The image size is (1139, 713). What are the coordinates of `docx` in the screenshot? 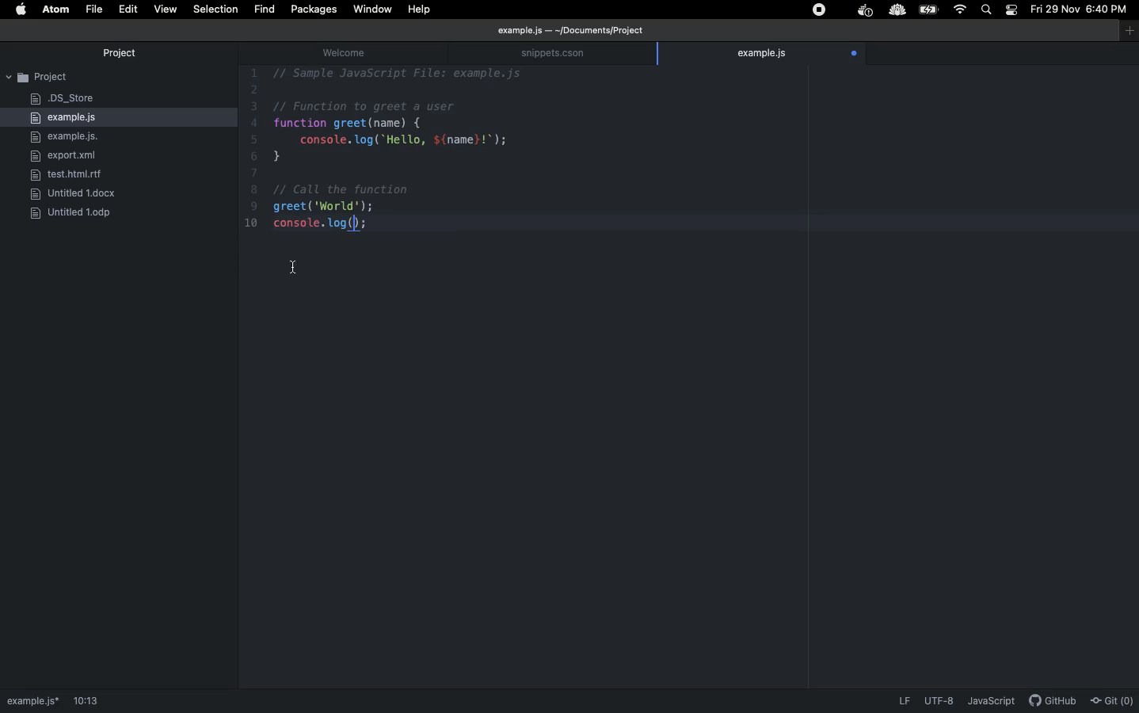 It's located at (74, 193).